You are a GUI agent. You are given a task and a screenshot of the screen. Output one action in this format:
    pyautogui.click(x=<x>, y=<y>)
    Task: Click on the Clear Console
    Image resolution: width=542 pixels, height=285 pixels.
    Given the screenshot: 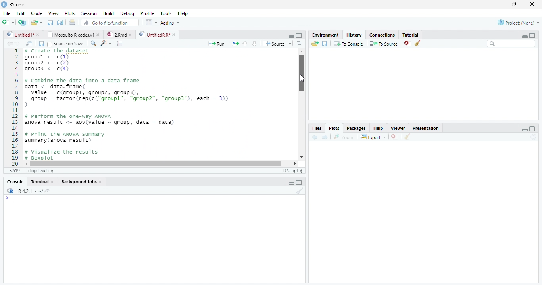 What is the action you would take?
    pyautogui.click(x=406, y=137)
    